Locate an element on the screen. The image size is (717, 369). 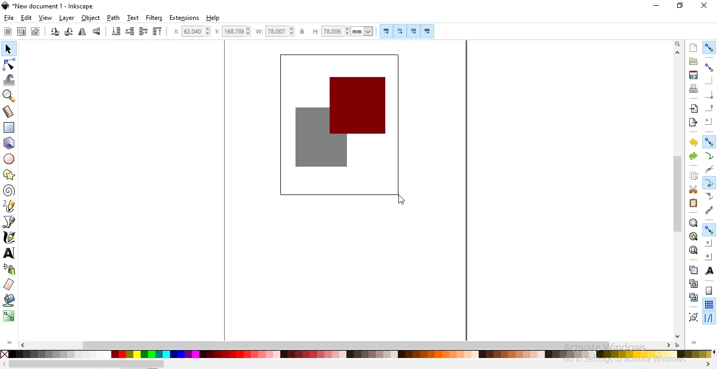
snap smooth nodes is located at coordinates (710, 197).